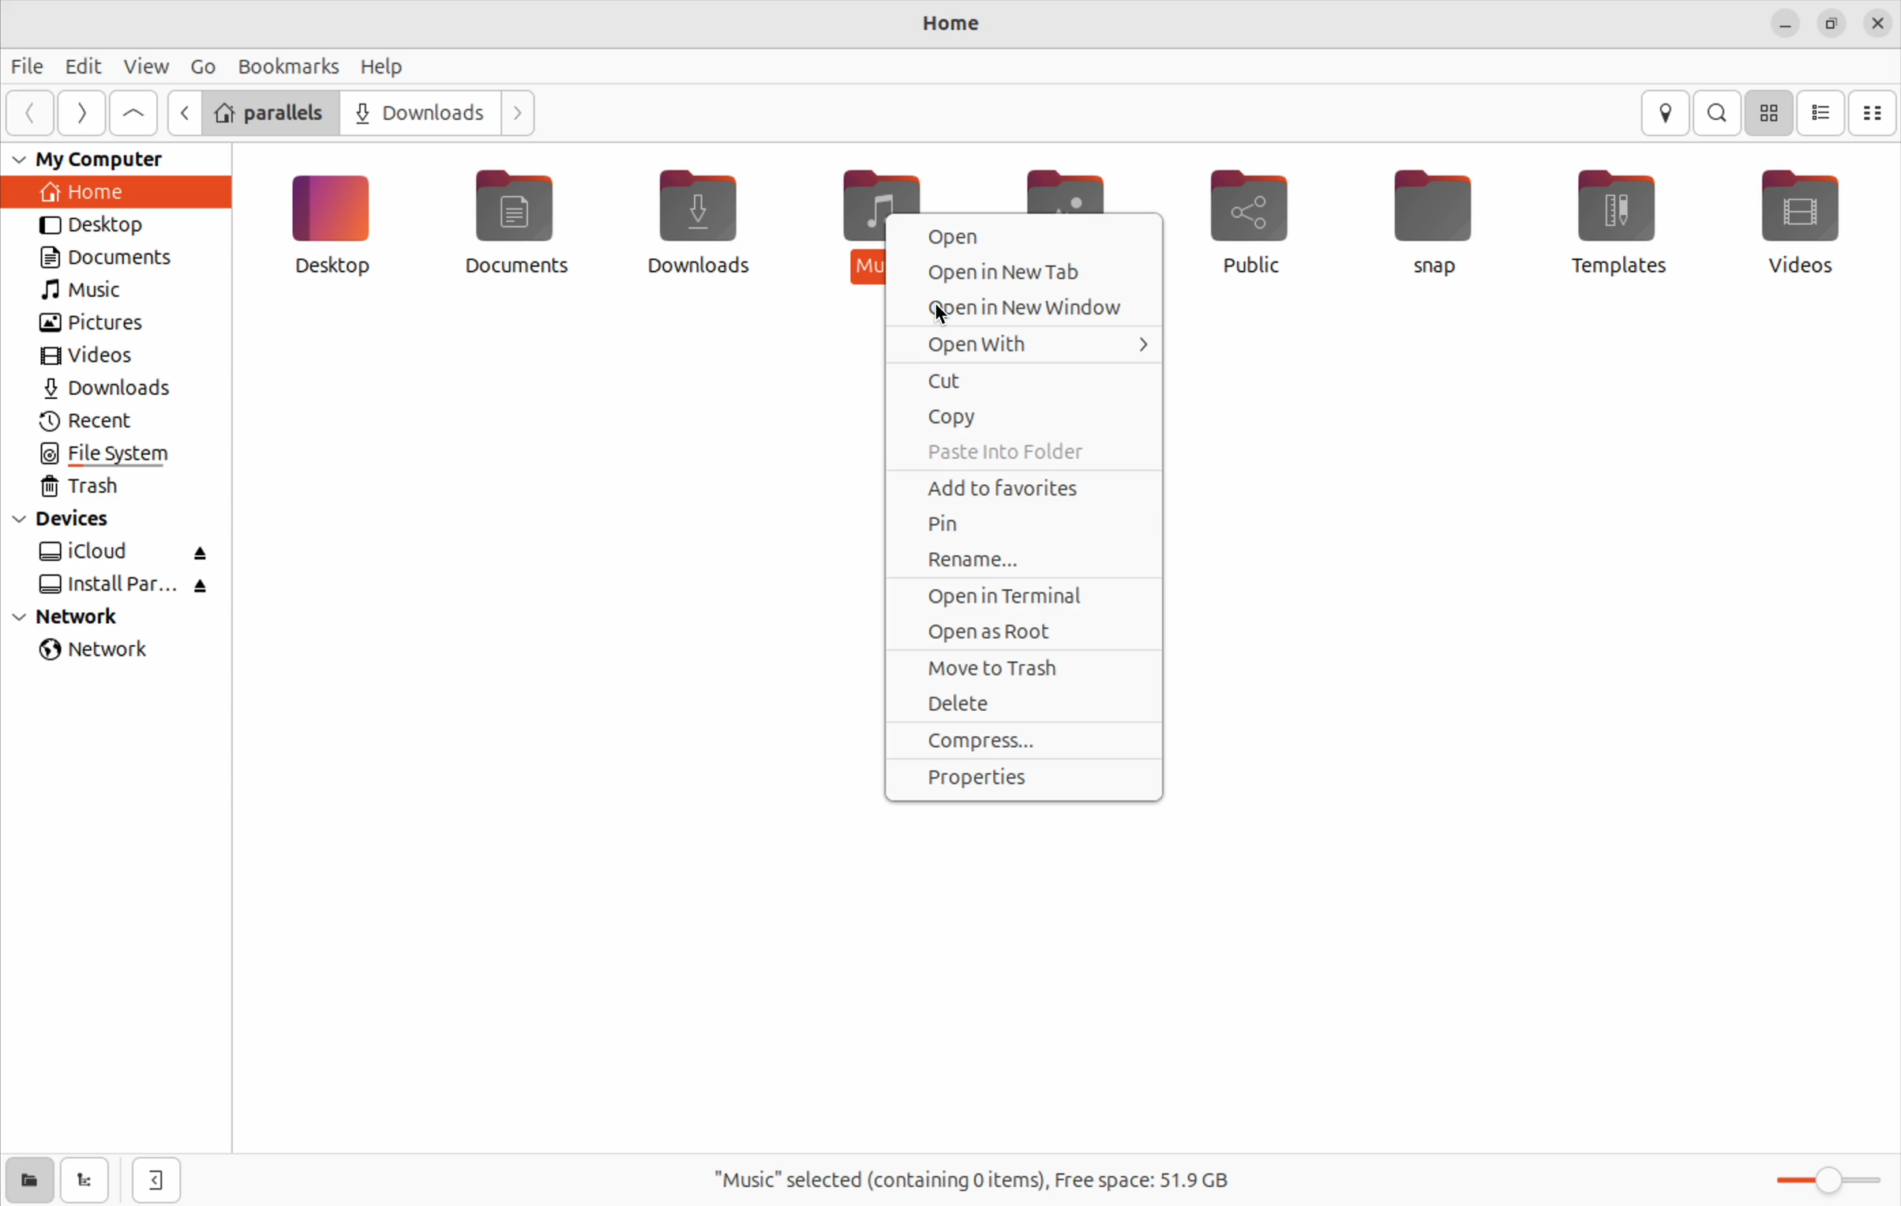  Describe the element at coordinates (77, 113) in the screenshot. I see `next` at that location.